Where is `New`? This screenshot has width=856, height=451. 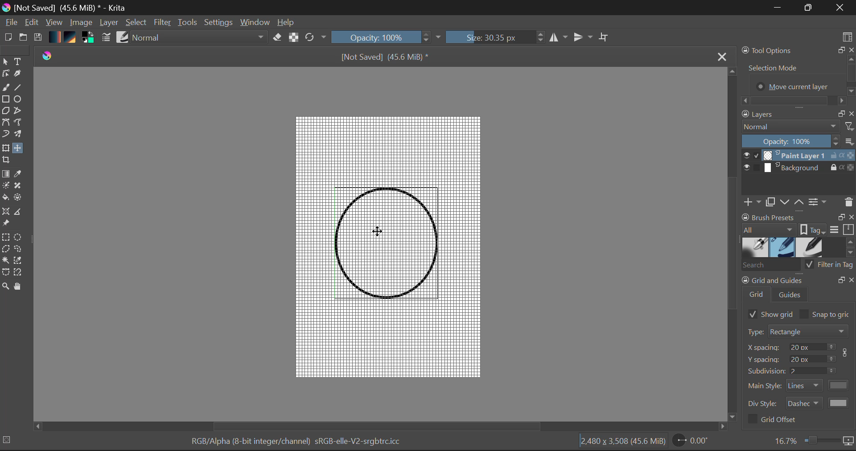 New is located at coordinates (6, 38).